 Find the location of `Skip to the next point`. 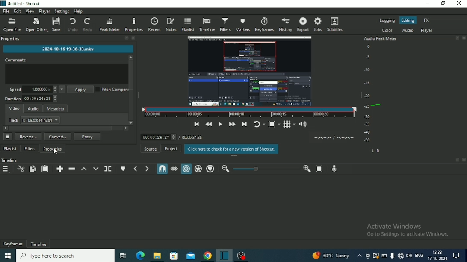

Skip to the next point is located at coordinates (244, 125).